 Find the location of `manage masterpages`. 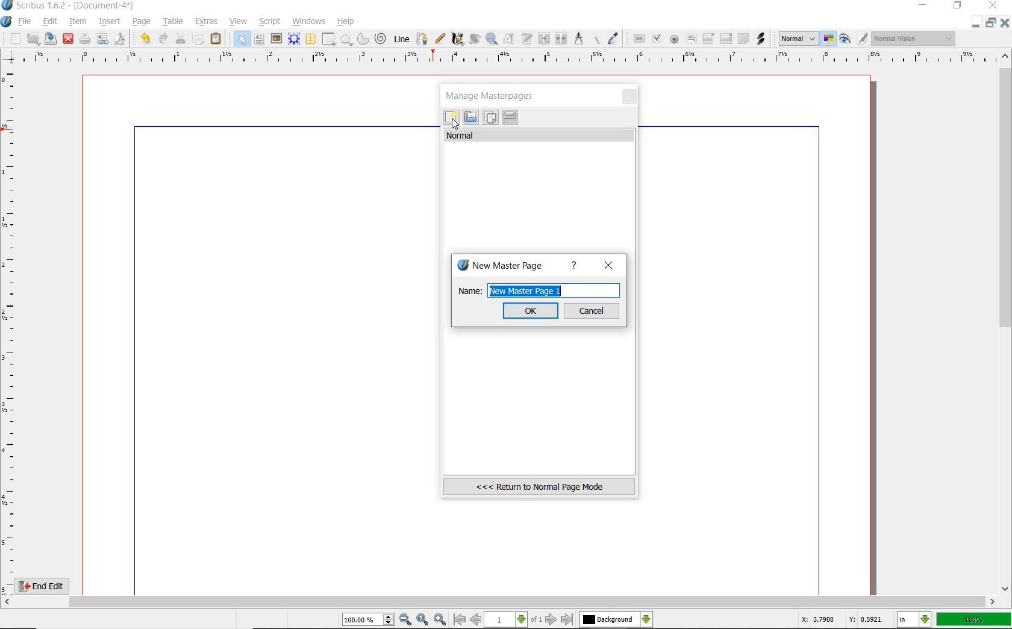

manage masterpages is located at coordinates (493, 95).